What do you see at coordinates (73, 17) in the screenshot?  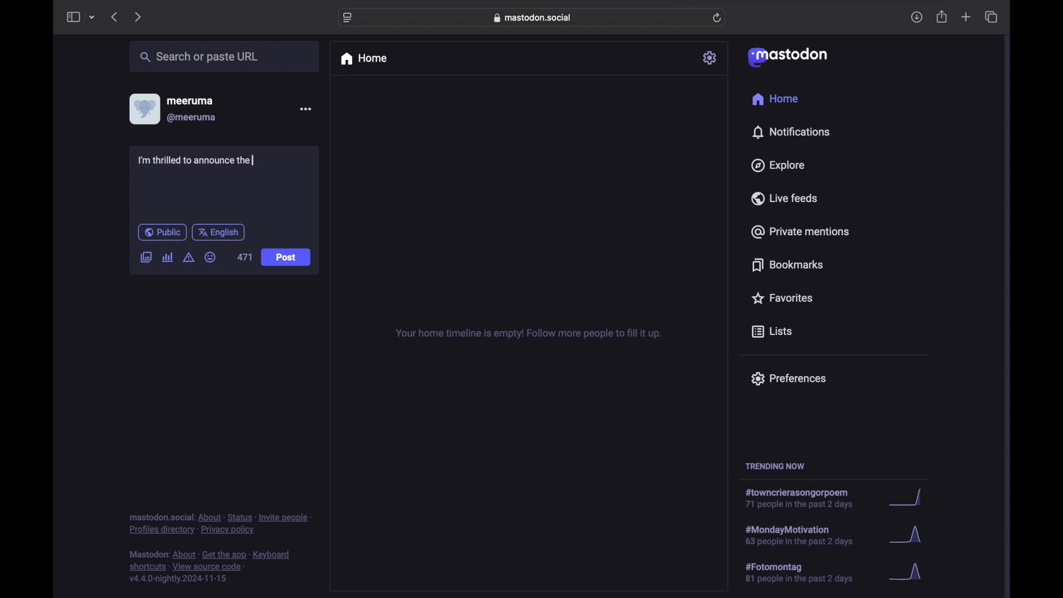 I see `side bar` at bounding box center [73, 17].